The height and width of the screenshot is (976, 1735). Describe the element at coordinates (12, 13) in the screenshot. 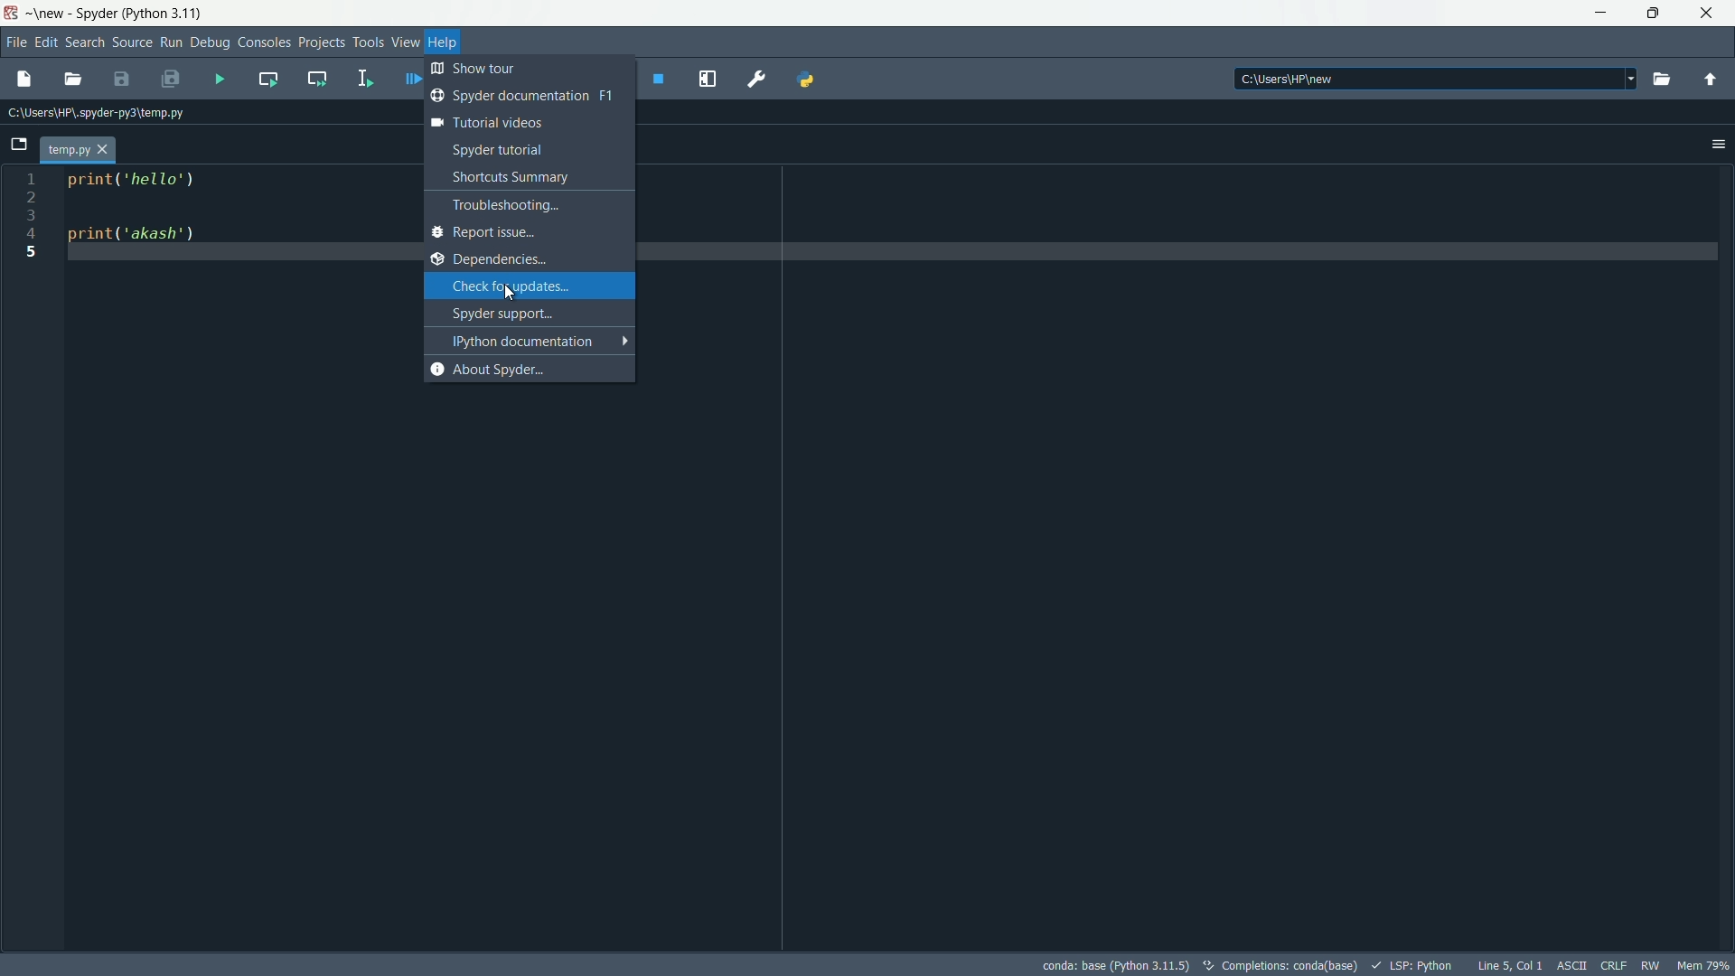

I see `app icon` at that location.